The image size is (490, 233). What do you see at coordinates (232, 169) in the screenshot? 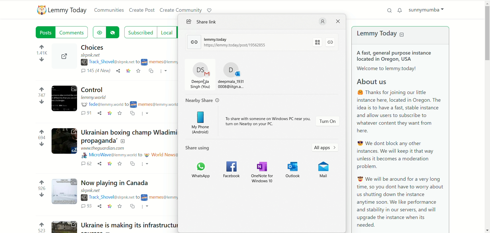
I see `facebook` at bounding box center [232, 169].